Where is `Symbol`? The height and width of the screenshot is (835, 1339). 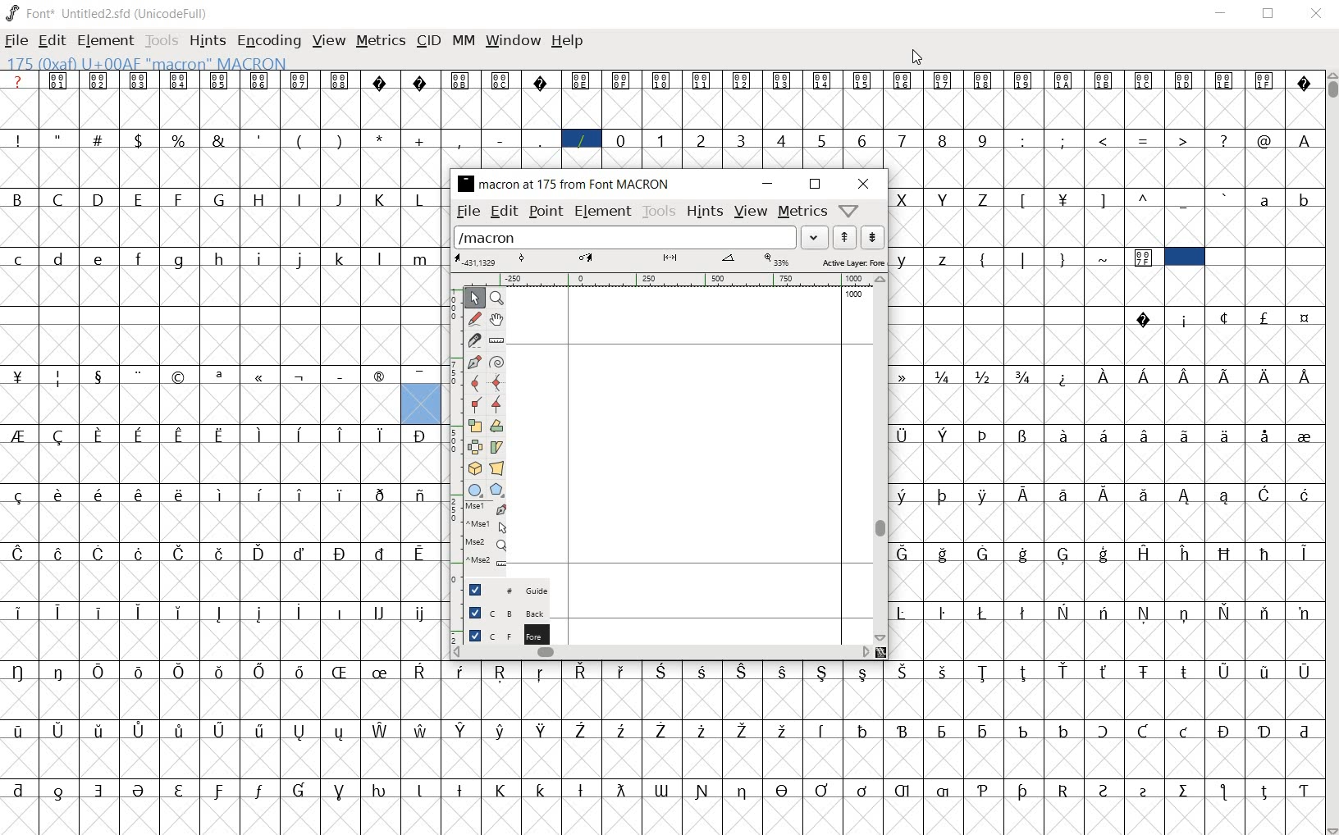 Symbol is located at coordinates (904, 671).